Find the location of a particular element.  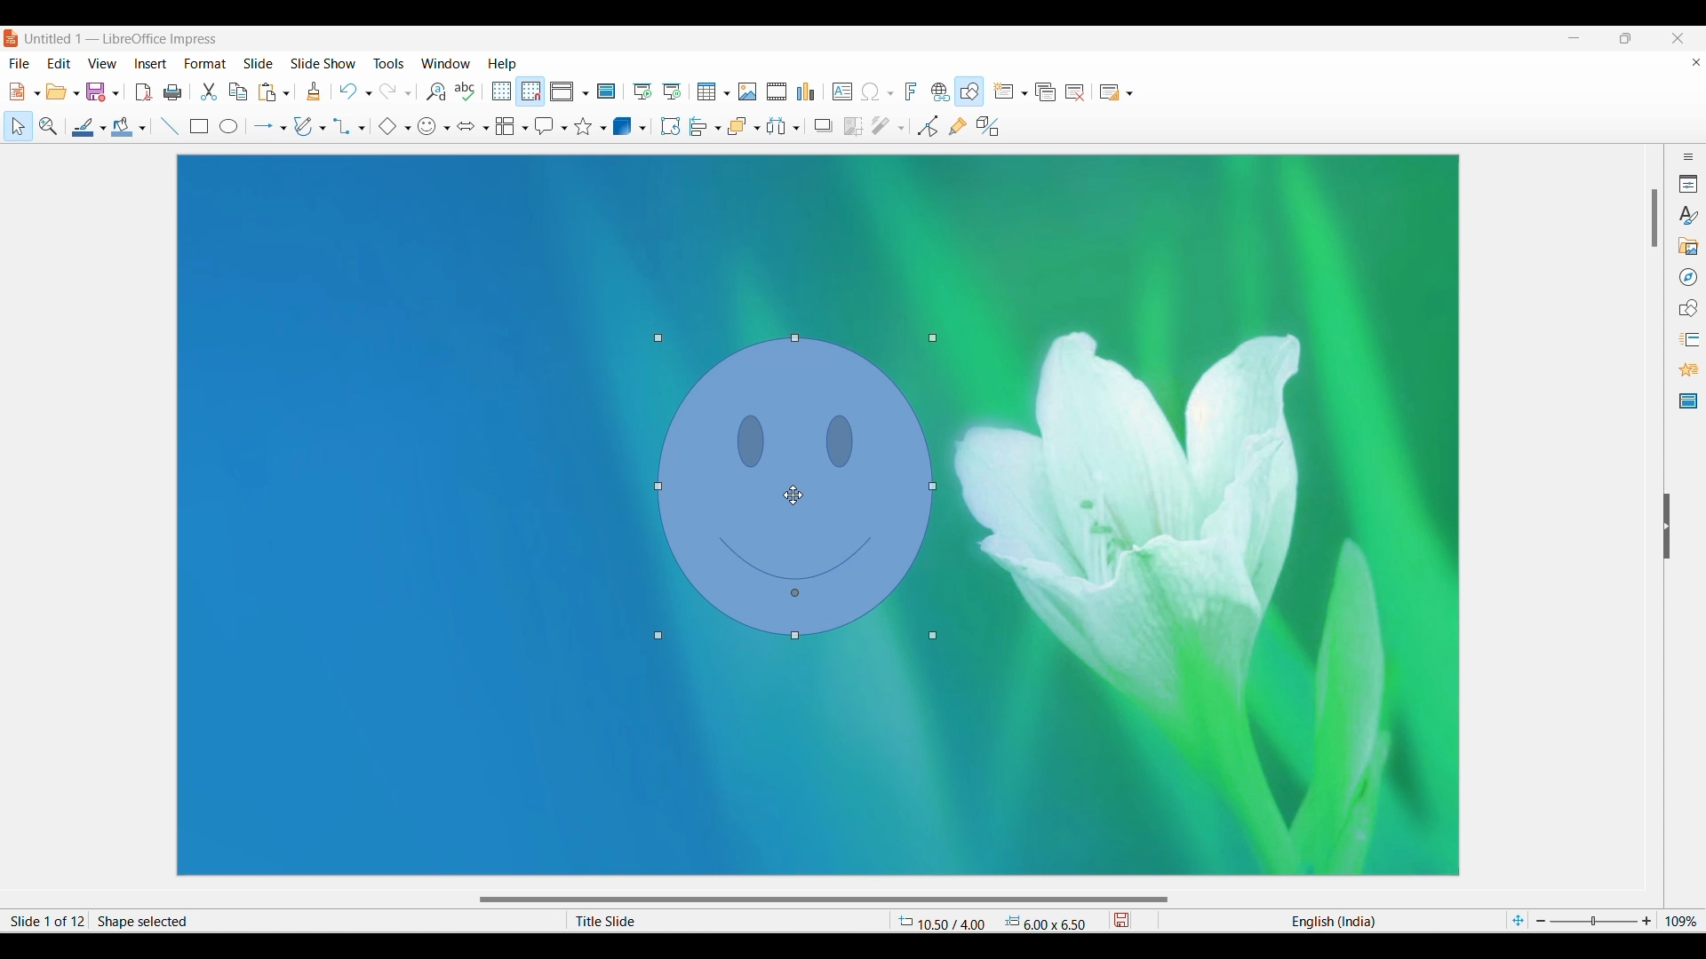

Selected flowchart is located at coordinates (506, 126).